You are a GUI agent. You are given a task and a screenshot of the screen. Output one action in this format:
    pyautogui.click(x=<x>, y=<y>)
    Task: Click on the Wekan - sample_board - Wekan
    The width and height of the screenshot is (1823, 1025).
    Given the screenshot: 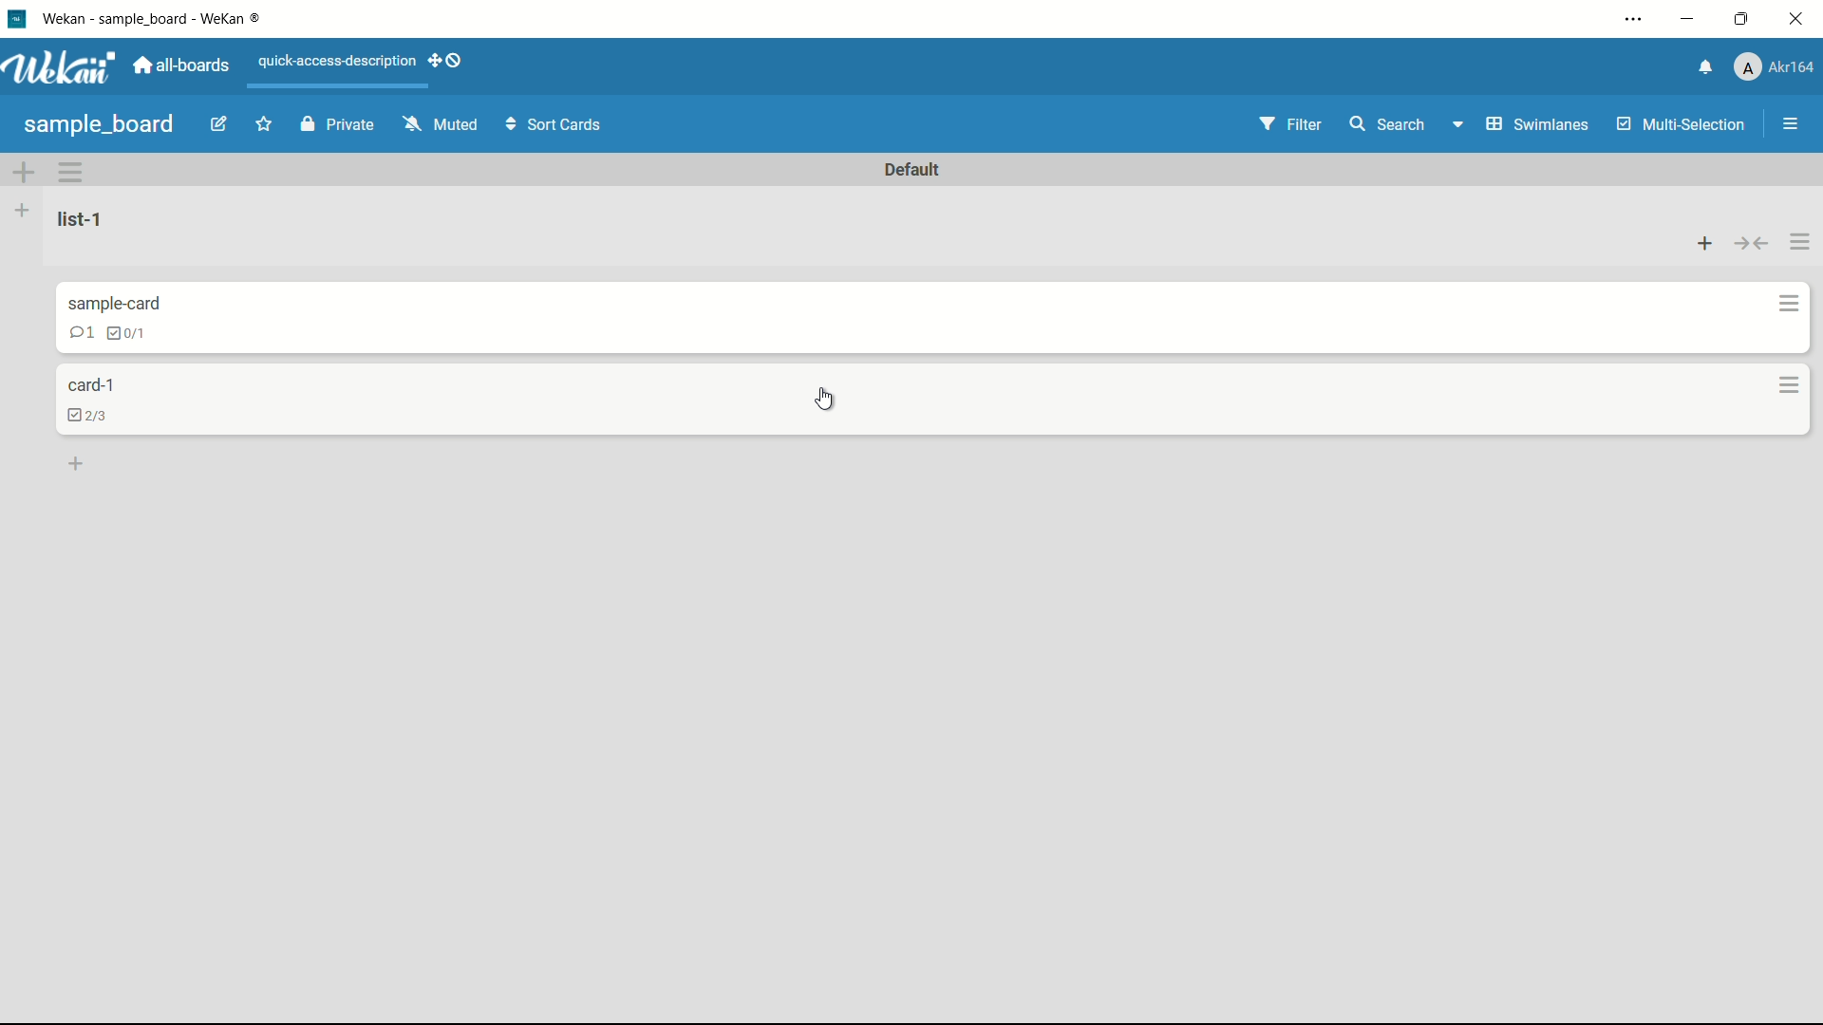 What is the action you would take?
    pyautogui.click(x=156, y=19)
    